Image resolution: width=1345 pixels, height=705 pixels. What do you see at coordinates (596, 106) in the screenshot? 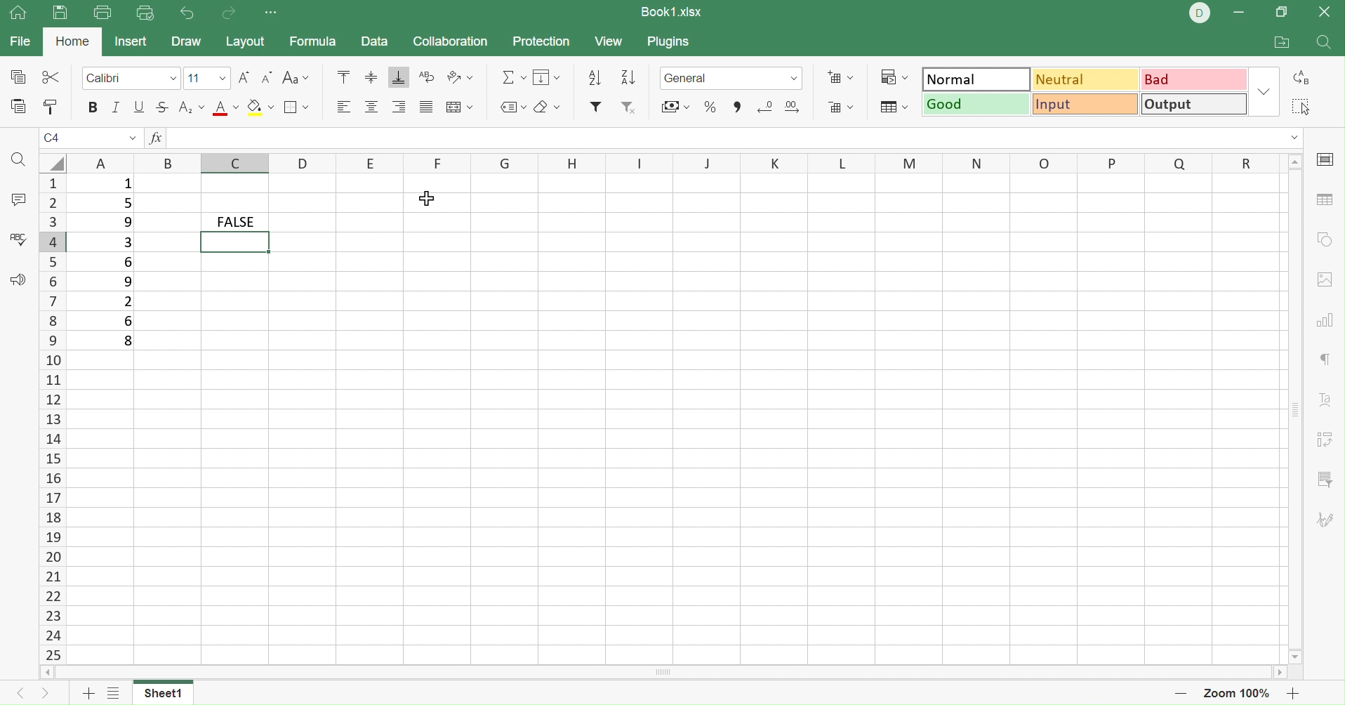
I see `Filter` at bounding box center [596, 106].